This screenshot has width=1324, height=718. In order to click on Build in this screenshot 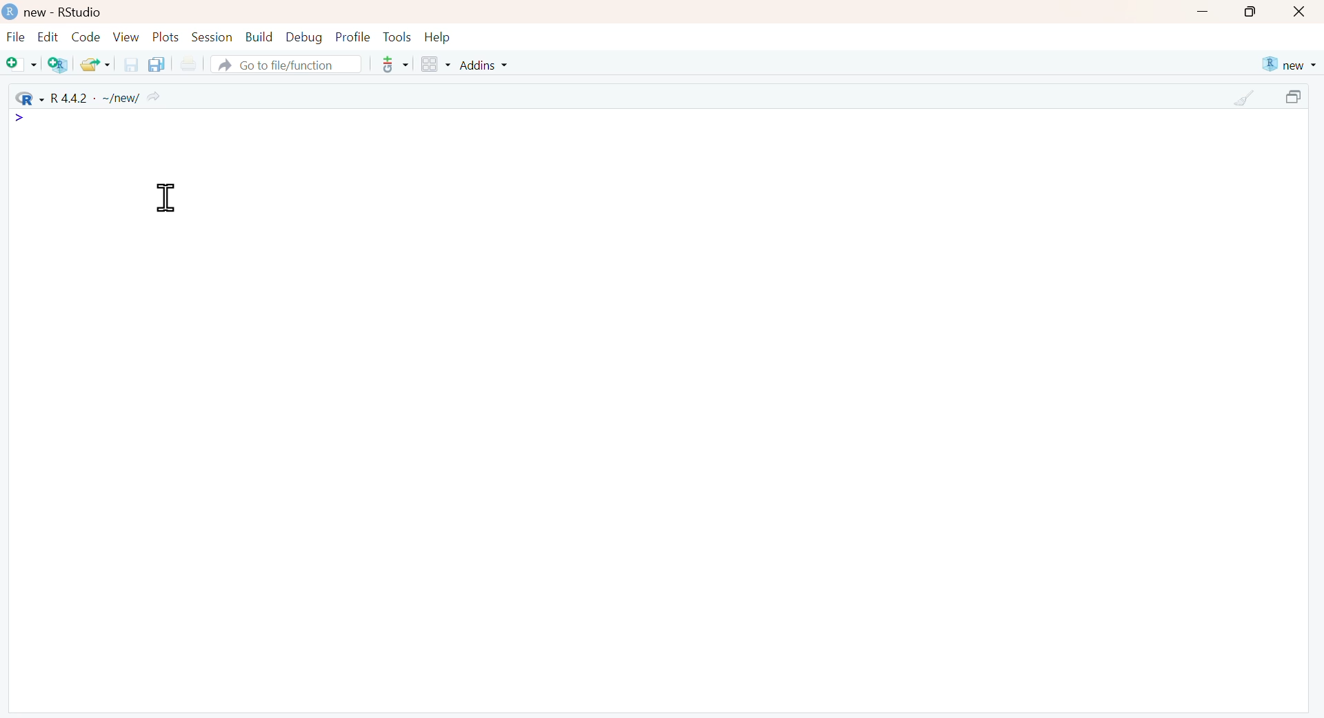, I will do `click(260, 37)`.